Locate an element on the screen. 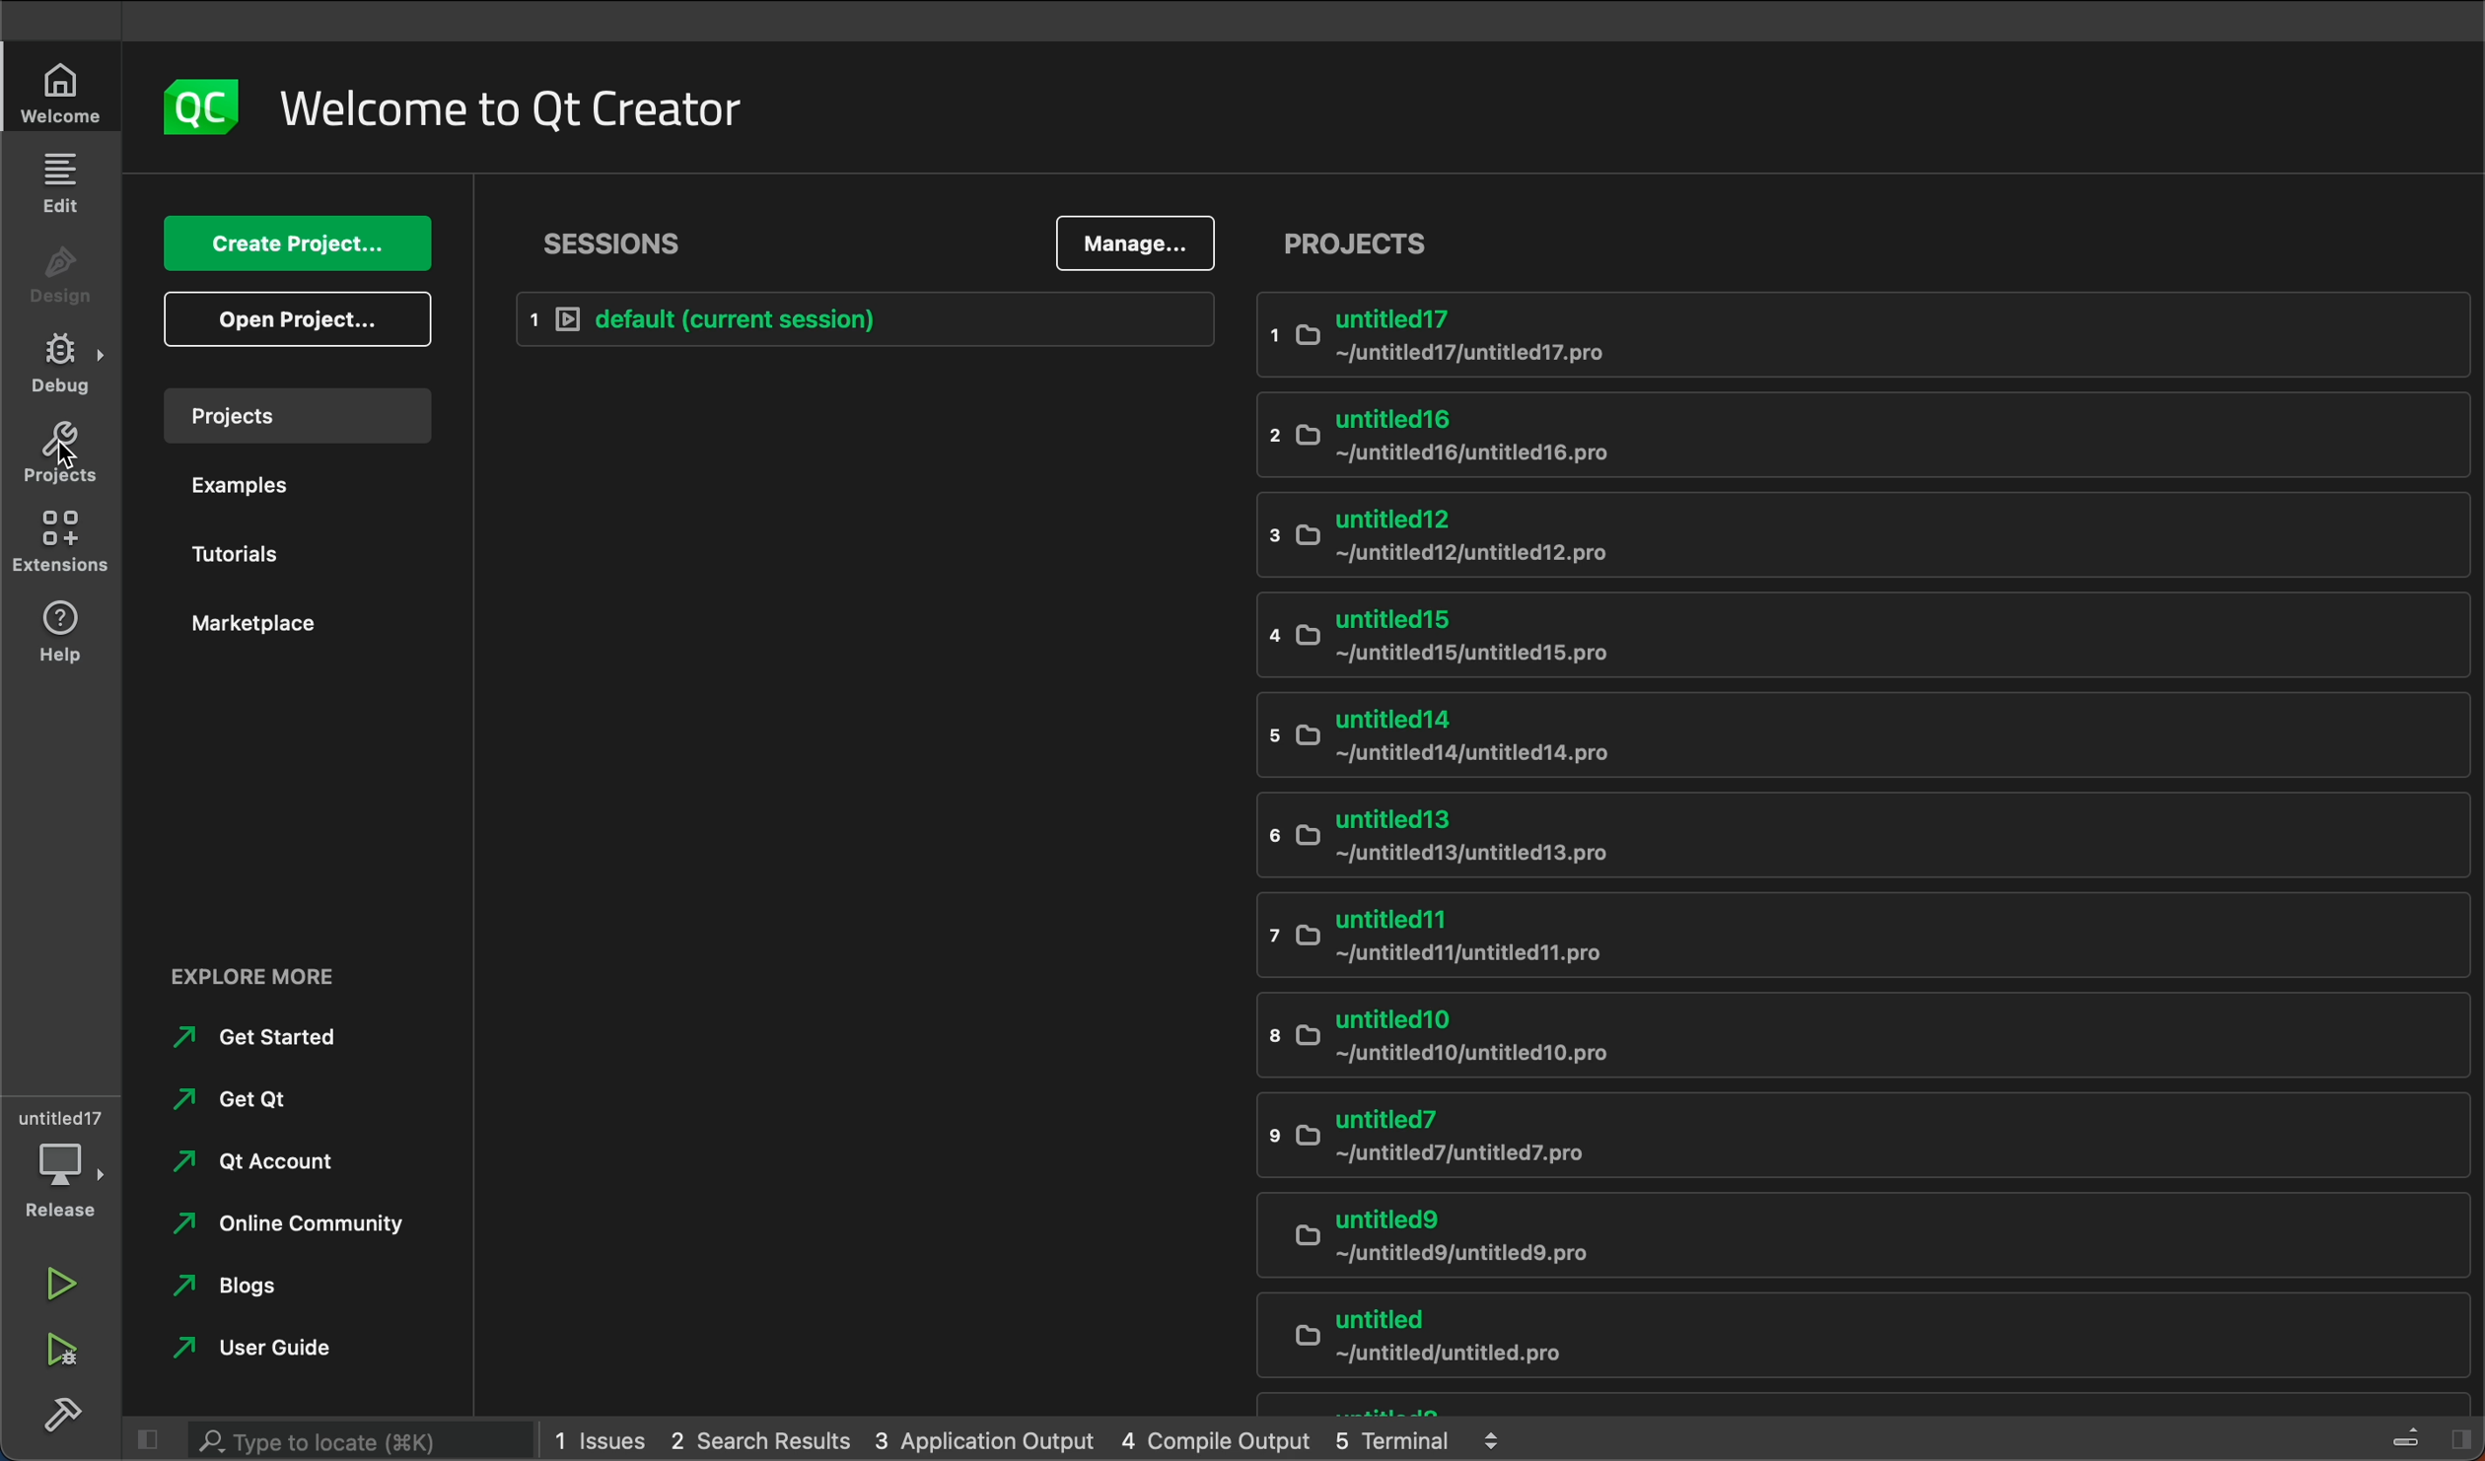 This screenshot has width=2485, height=1461. run and build is located at coordinates (67, 1350).